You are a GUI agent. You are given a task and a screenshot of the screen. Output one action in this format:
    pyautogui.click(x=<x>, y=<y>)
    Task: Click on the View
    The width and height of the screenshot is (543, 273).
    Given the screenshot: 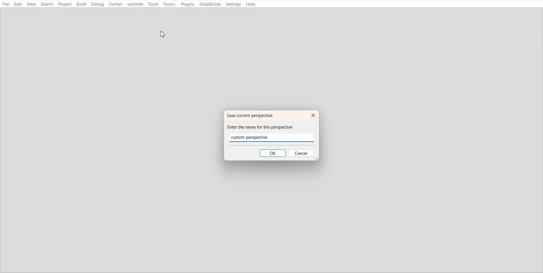 What is the action you would take?
    pyautogui.click(x=31, y=4)
    